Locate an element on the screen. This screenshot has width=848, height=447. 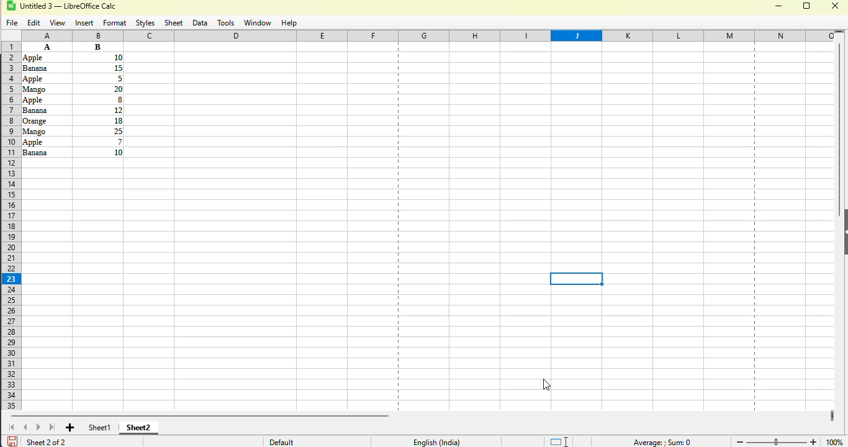
format is located at coordinates (115, 23).